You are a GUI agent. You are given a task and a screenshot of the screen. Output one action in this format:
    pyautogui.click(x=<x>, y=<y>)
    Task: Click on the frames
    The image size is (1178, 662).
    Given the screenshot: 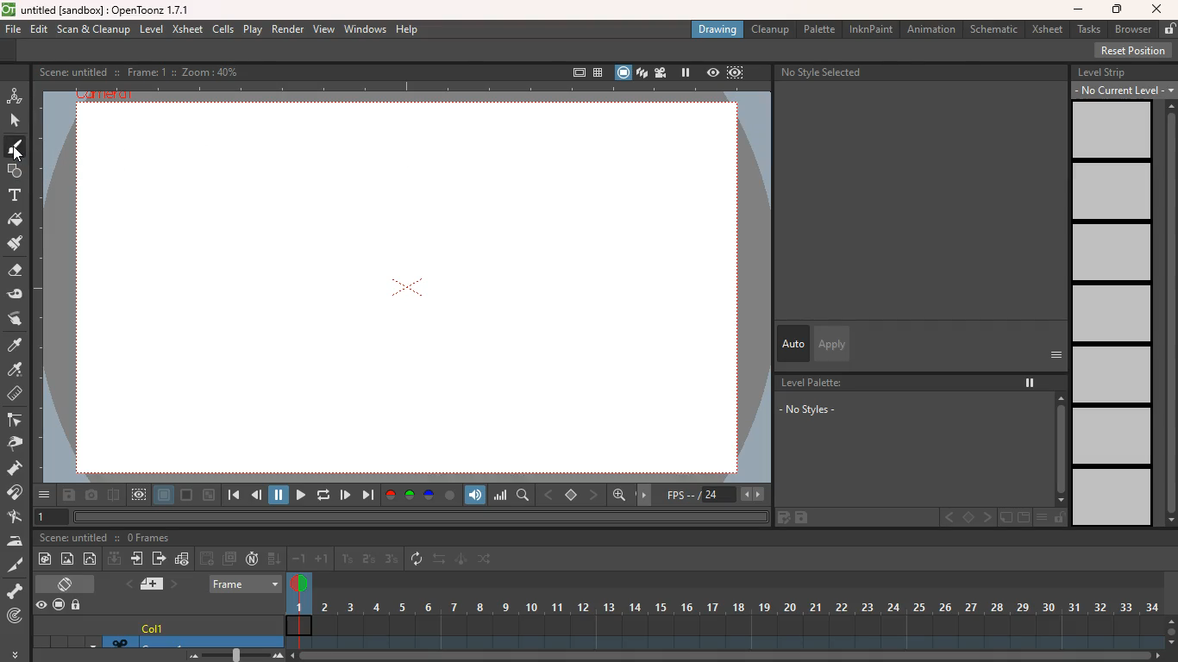 What is the action you would take?
    pyautogui.click(x=723, y=609)
    